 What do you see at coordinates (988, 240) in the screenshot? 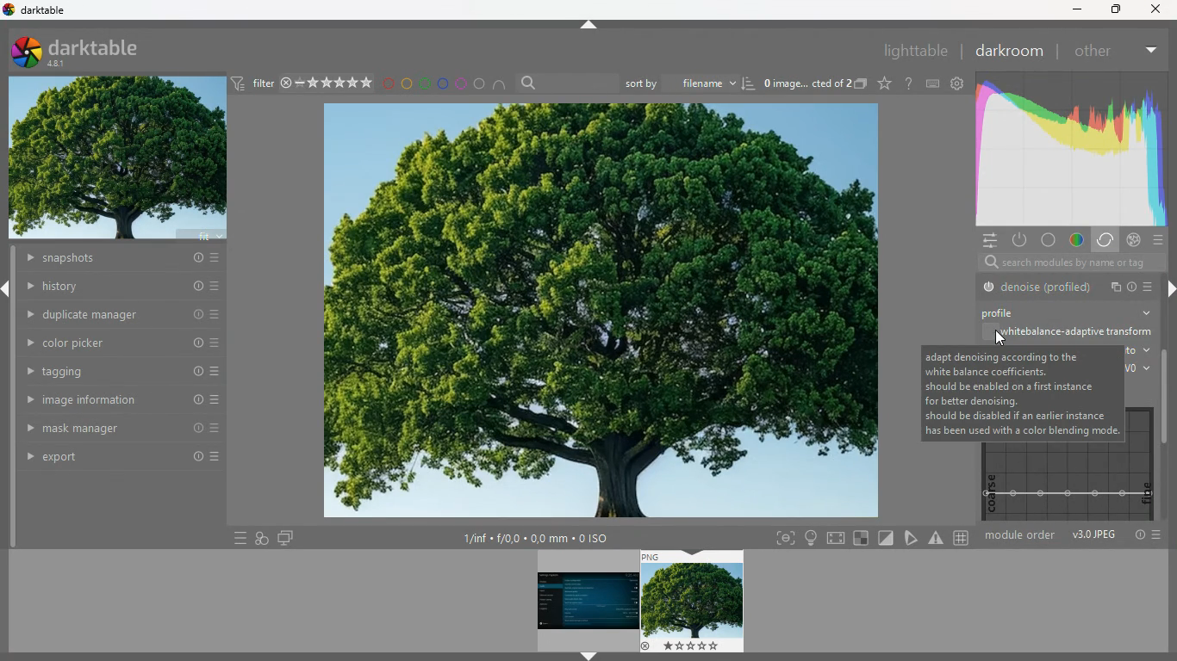
I see `settings` at bounding box center [988, 240].